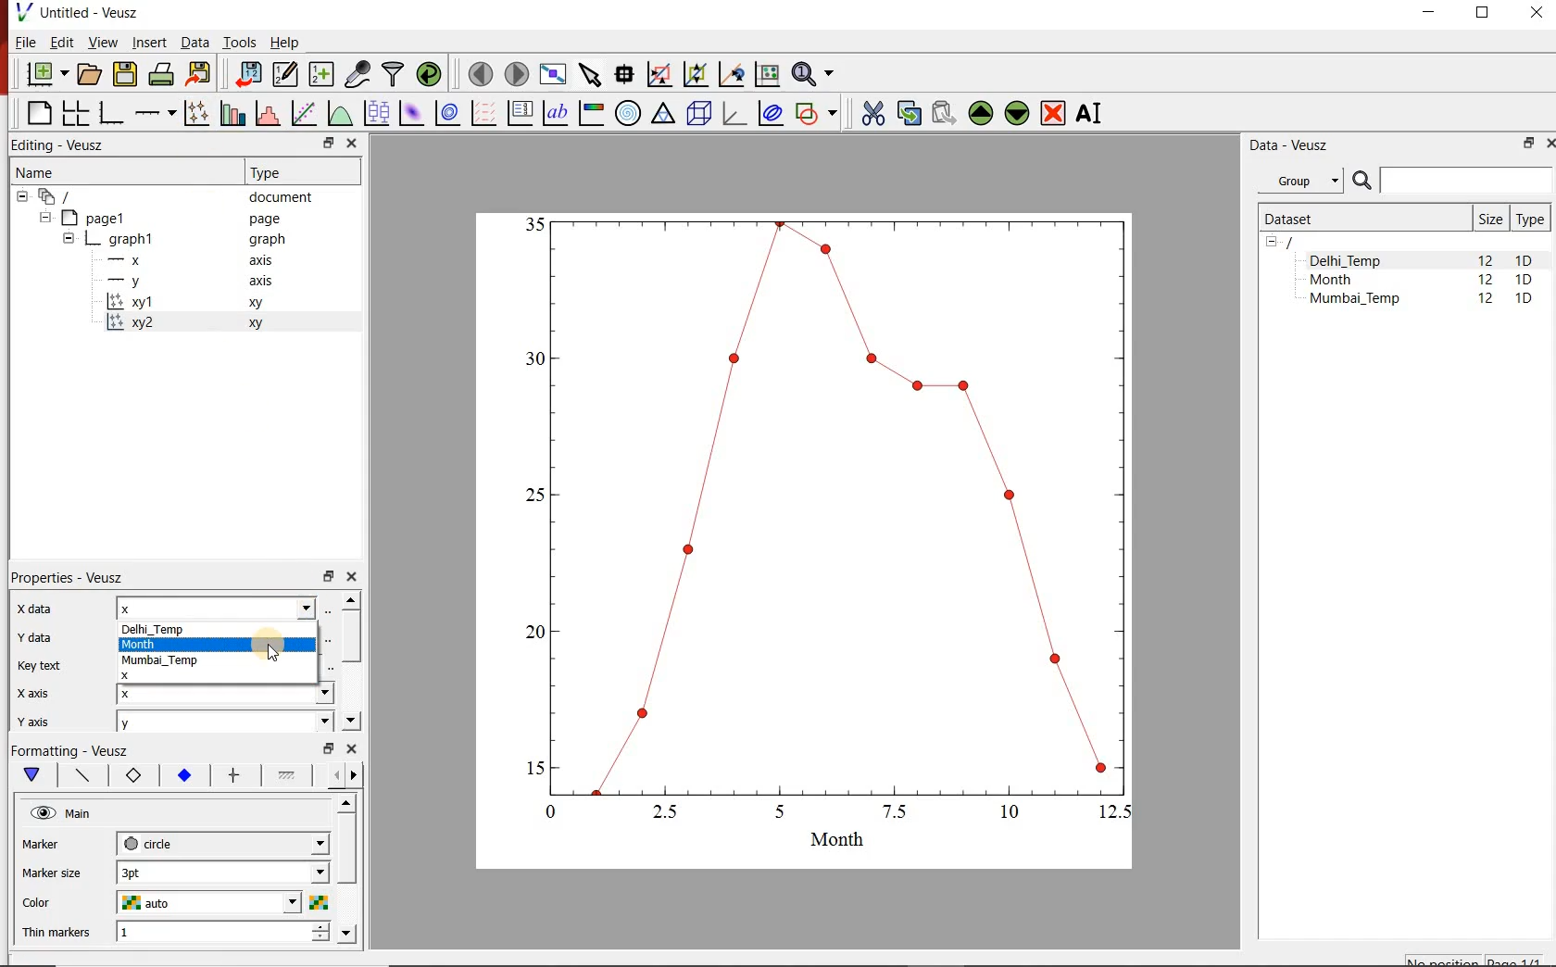 The image size is (1556, 967). Describe the element at coordinates (592, 75) in the screenshot. I see `select items from the graph or scroll` at that location.